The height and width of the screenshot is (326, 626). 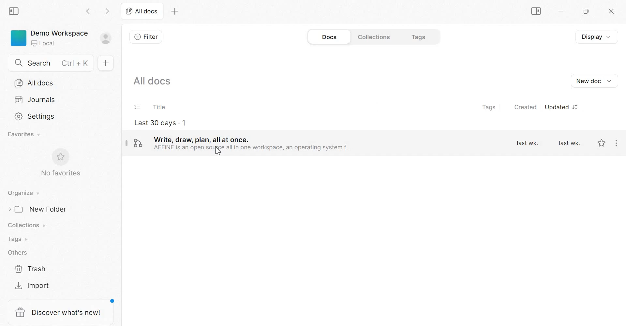 I want to click on discover what's new!, so click(x=60, y=312).